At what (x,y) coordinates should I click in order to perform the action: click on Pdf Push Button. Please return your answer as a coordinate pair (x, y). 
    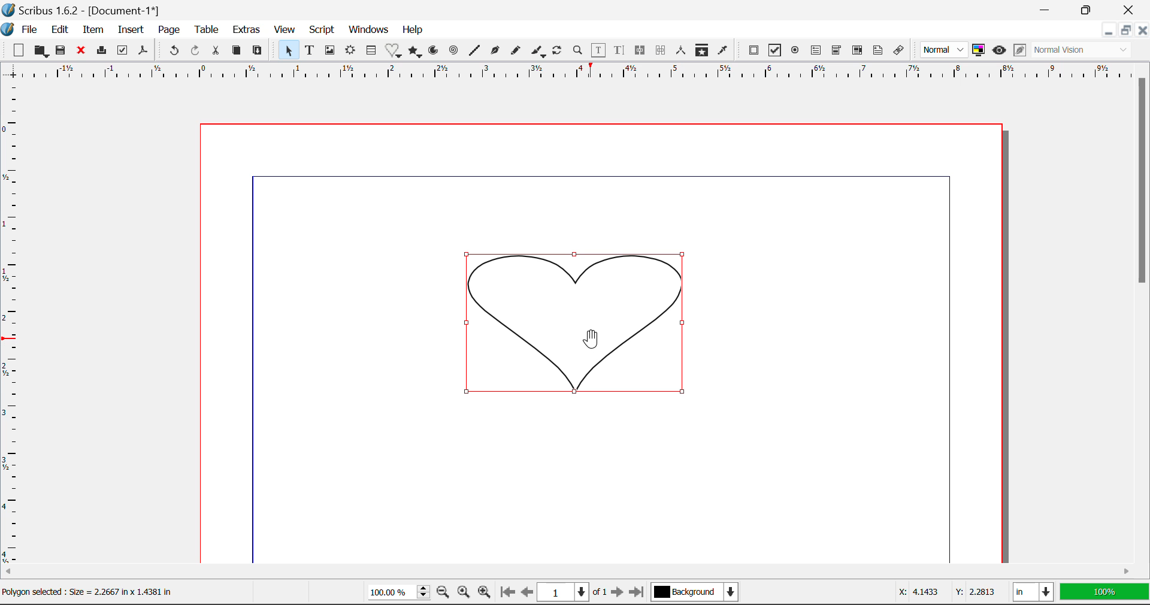
    Looking at the image, I should click on (754, 50).